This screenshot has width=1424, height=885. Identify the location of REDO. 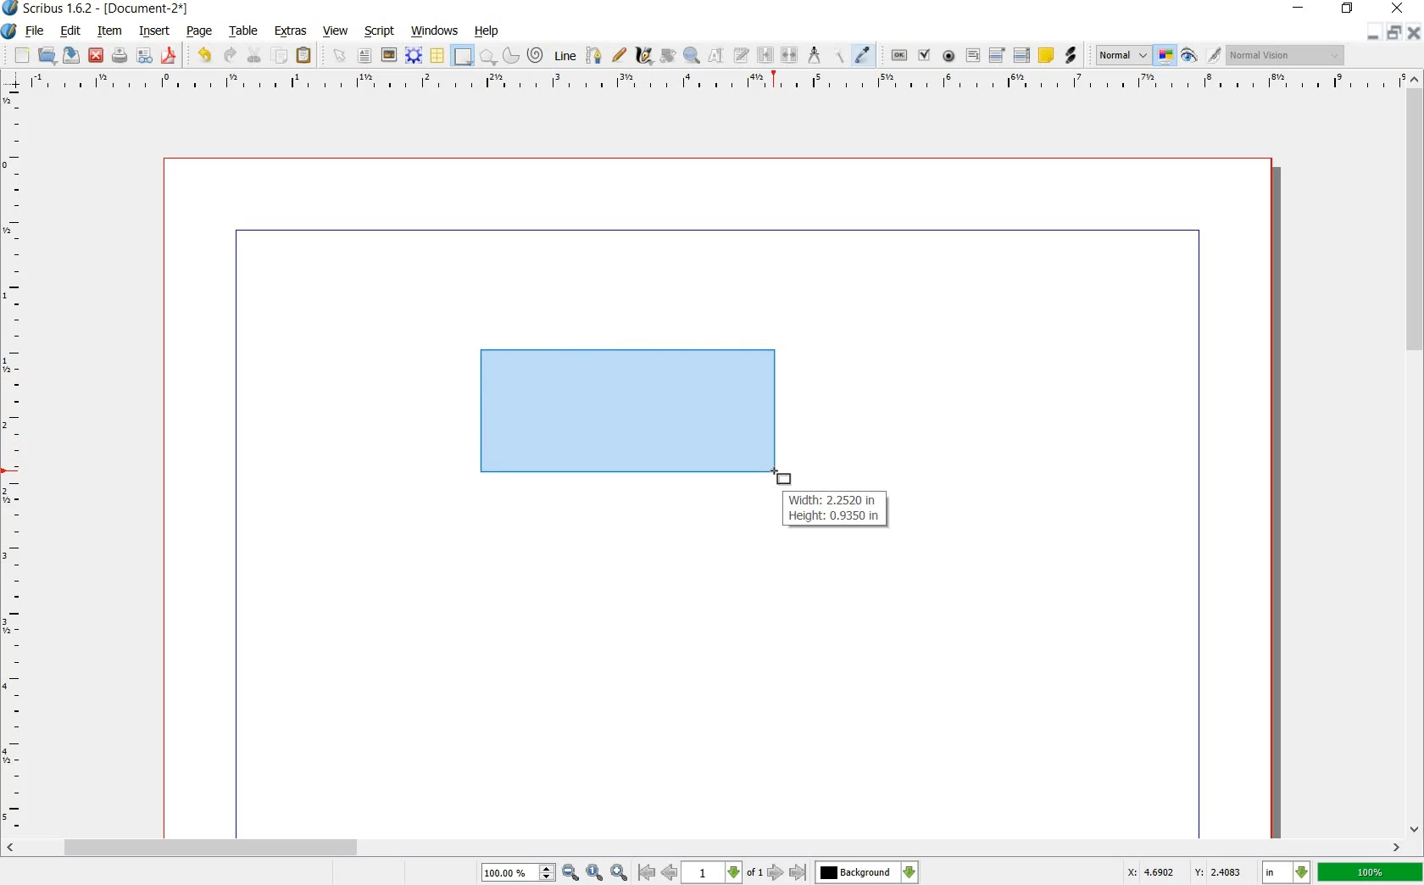
(231, 56).